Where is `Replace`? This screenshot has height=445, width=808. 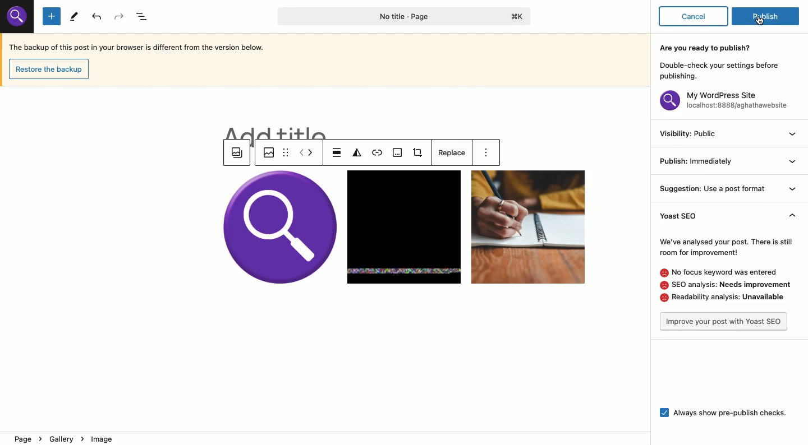 Replace is located at coordinates (450, 152).